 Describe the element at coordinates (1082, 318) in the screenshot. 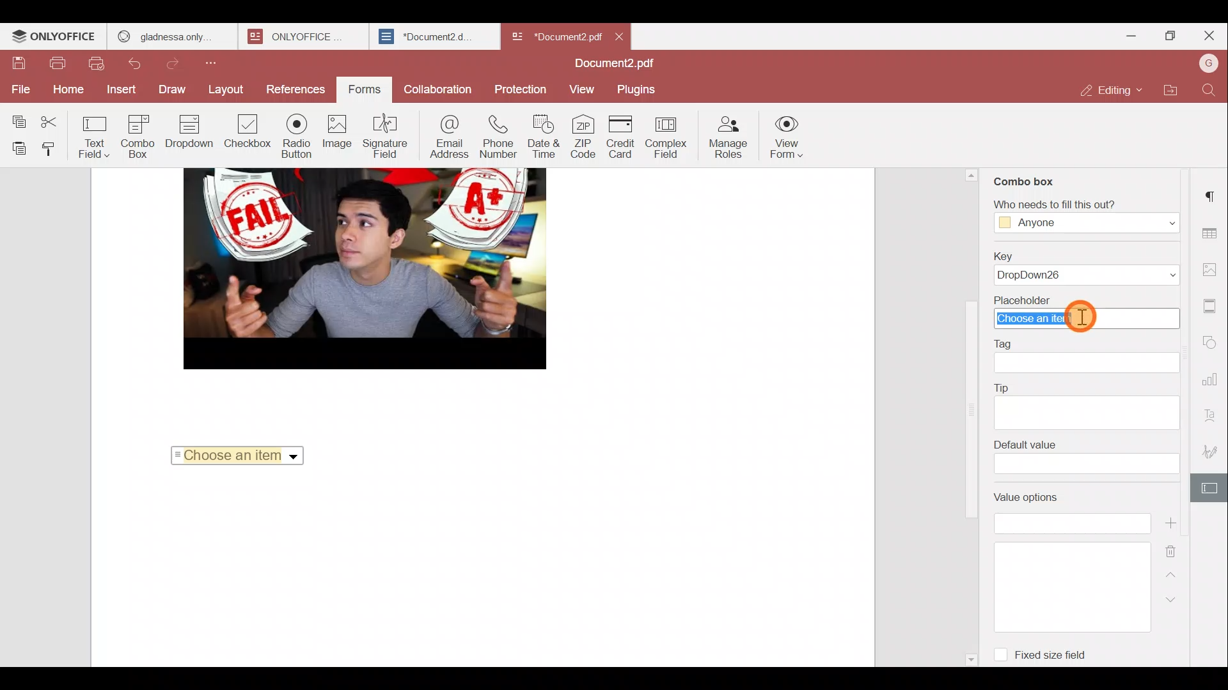

I see `Cursor` at that location.